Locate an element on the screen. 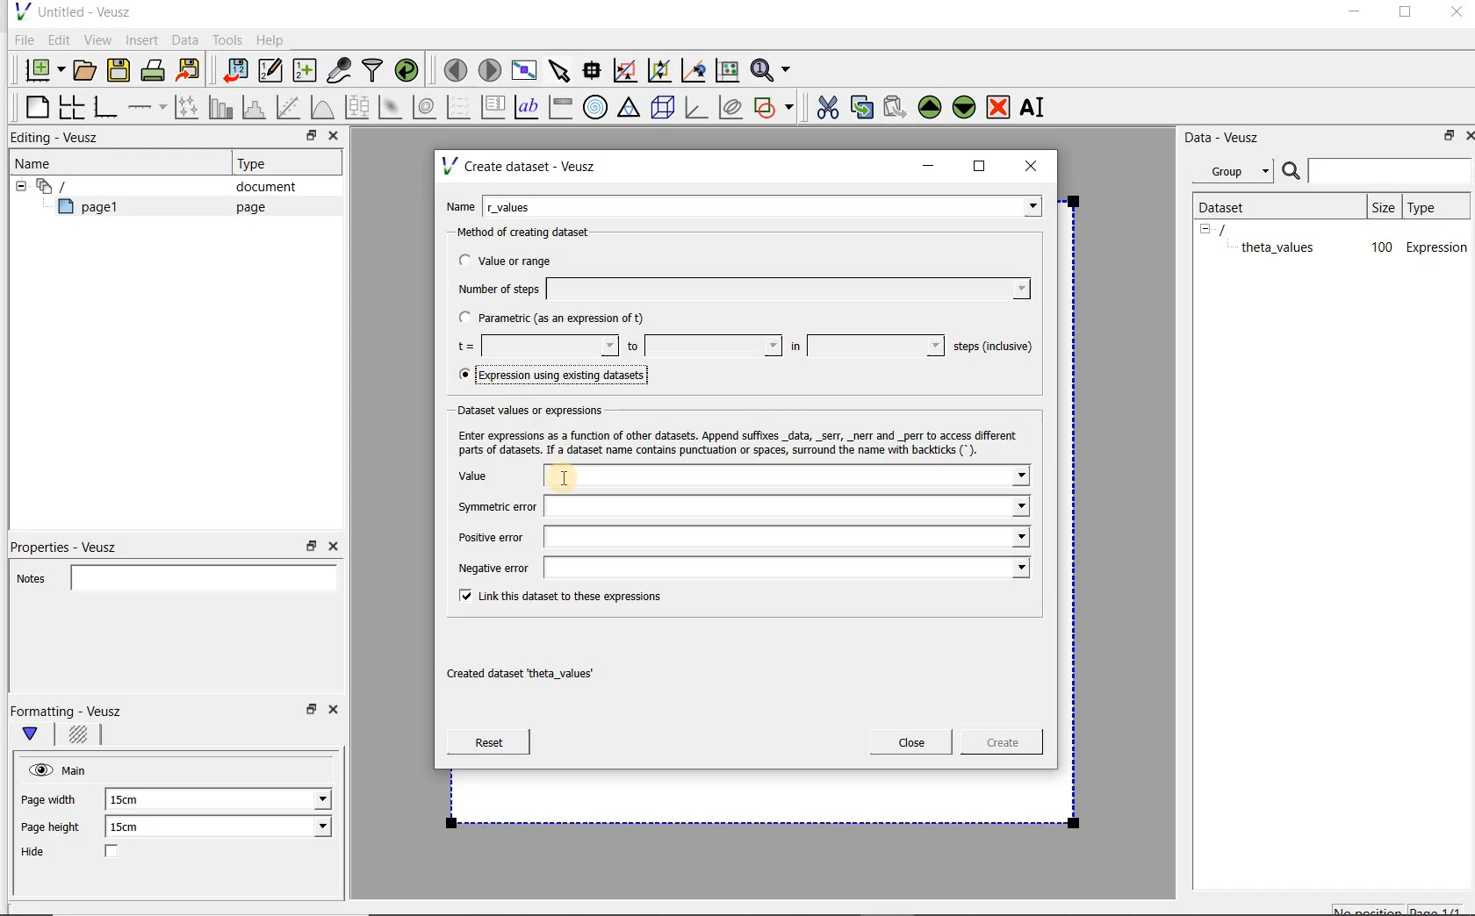 This screenshot has height=916, width=1475. to is located at coordinates (702, 346).